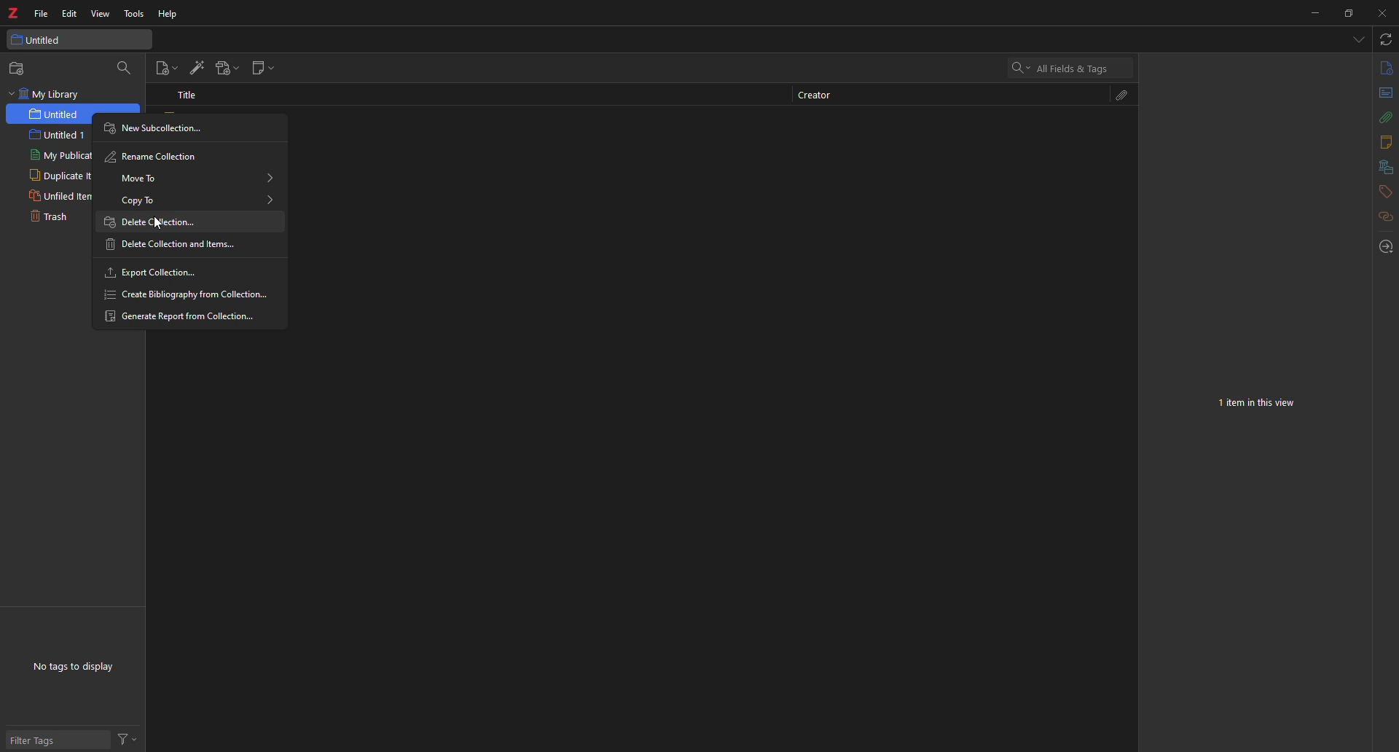 The height and width of the screenshot is (752, 1399). Describe the element at coordinates (135, 15) in the screenshot. I see `tools` at that location.